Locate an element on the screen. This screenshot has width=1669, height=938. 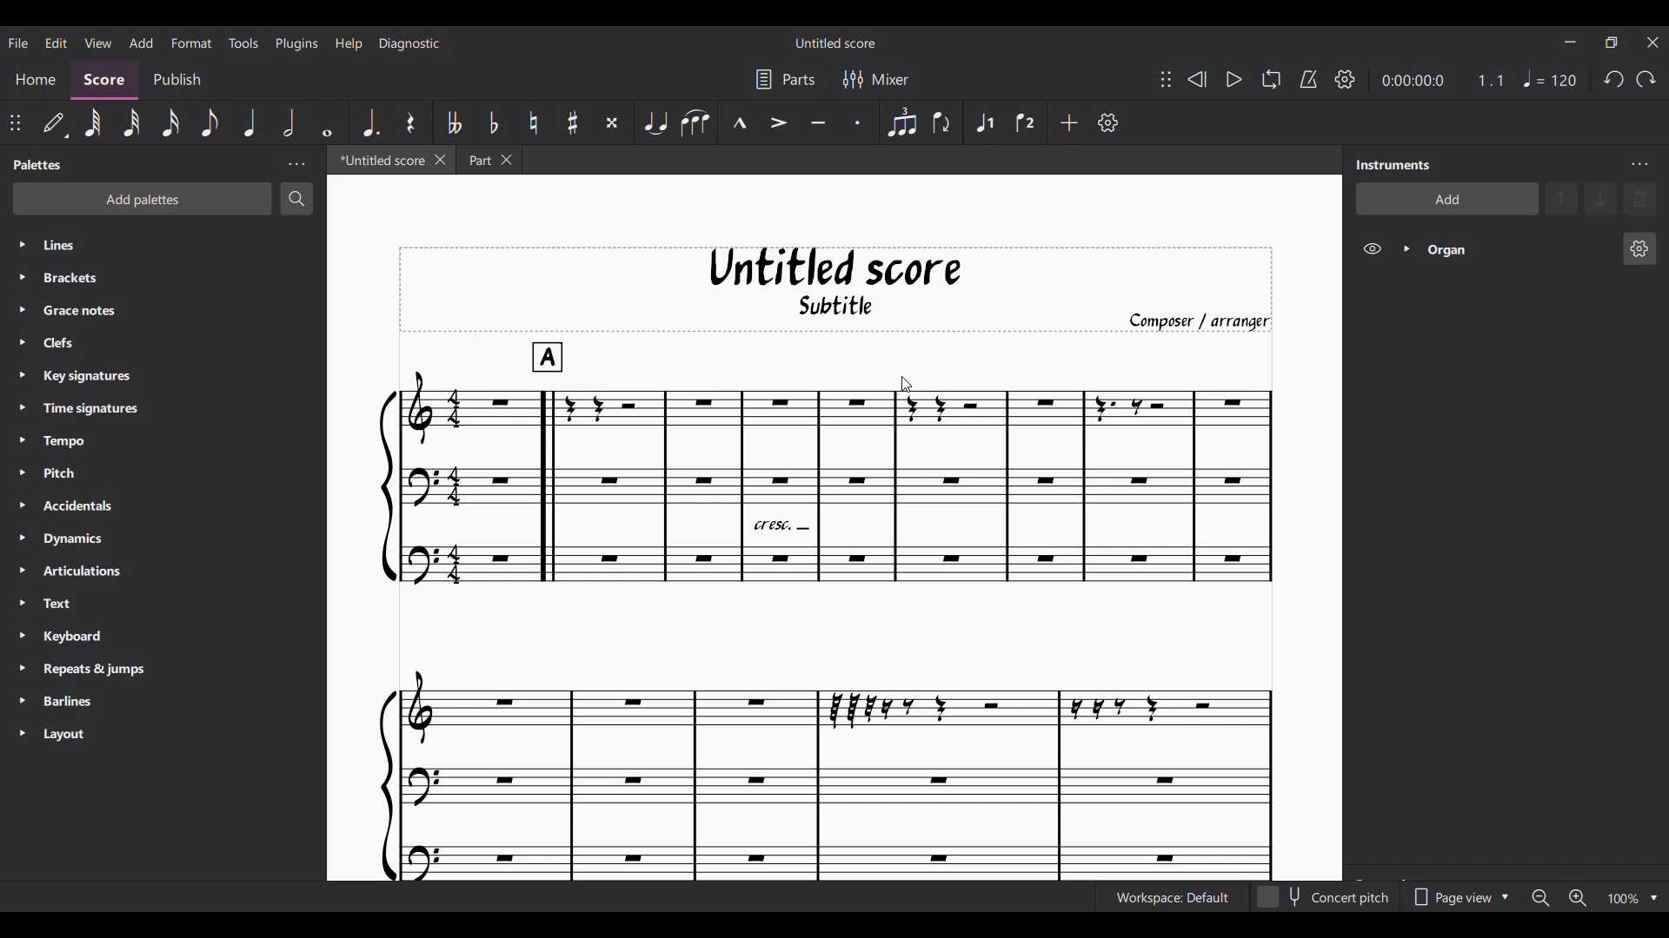
Undo is located at coordinates (1614, 79).